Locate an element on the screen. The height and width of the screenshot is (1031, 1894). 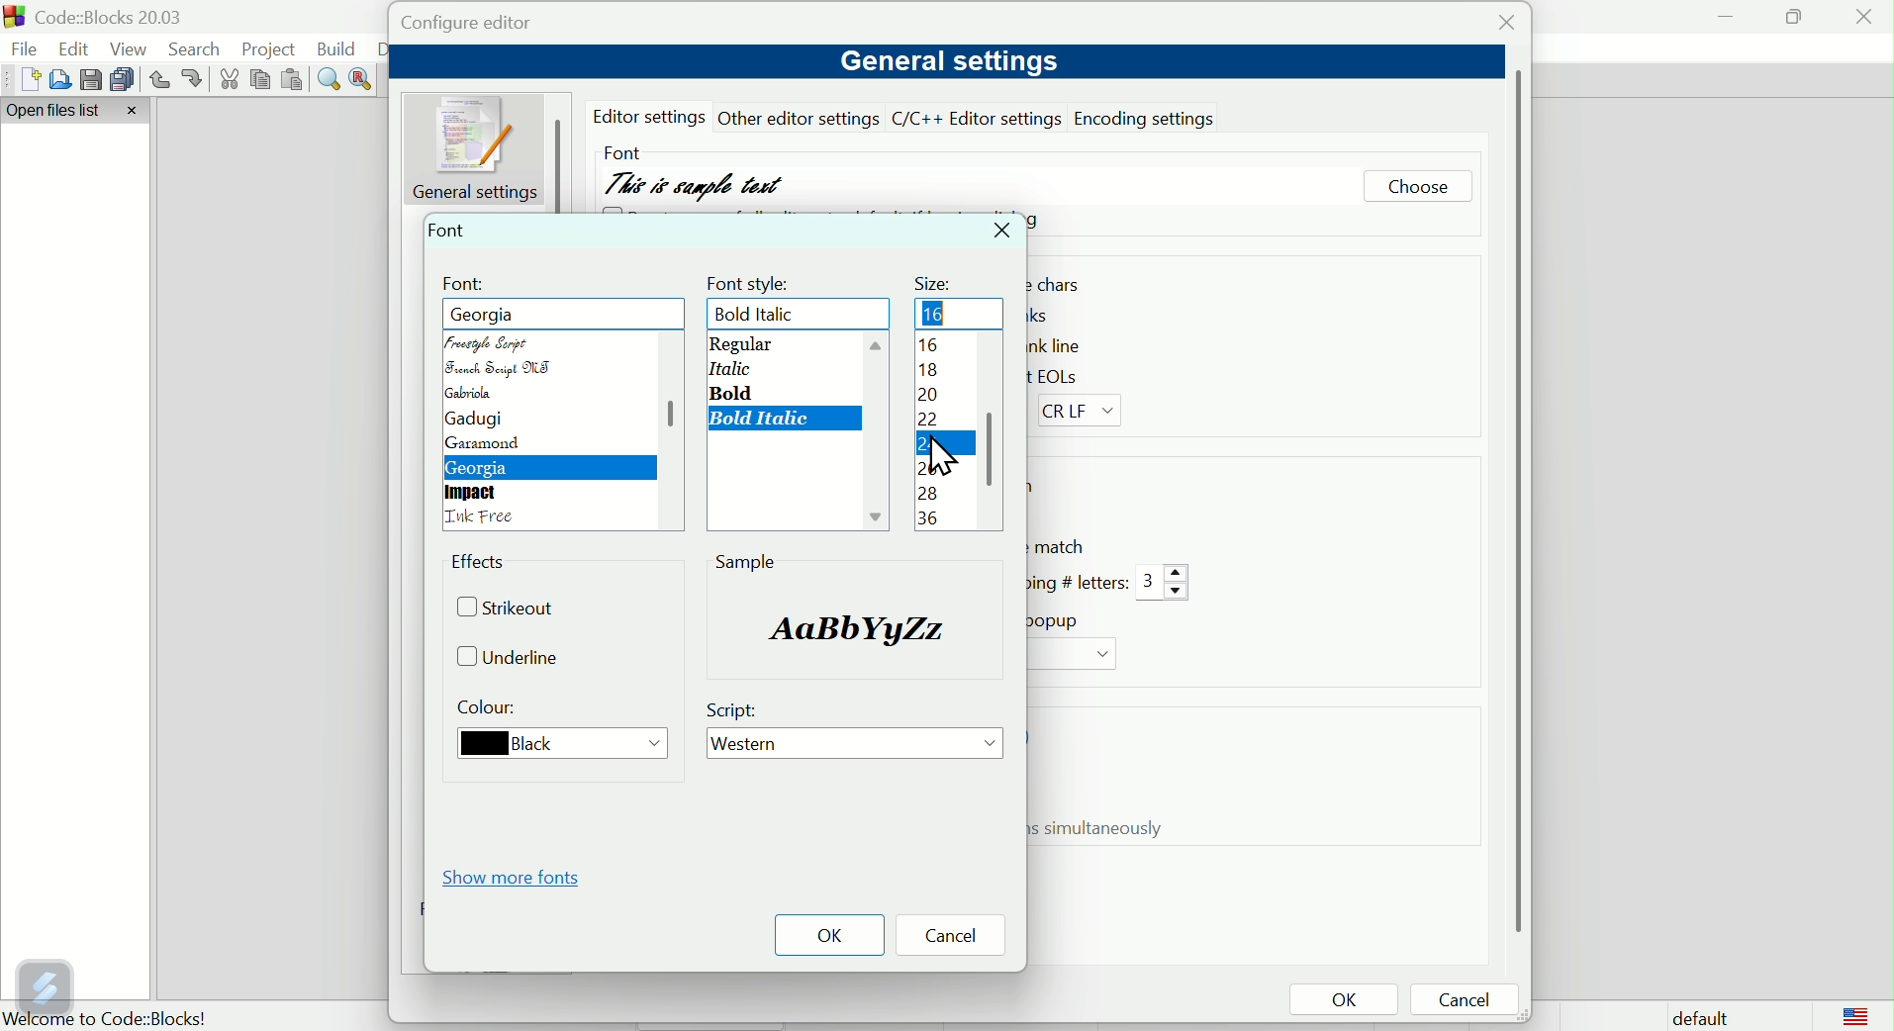
CR LF is located at coordinates (1086, 412).